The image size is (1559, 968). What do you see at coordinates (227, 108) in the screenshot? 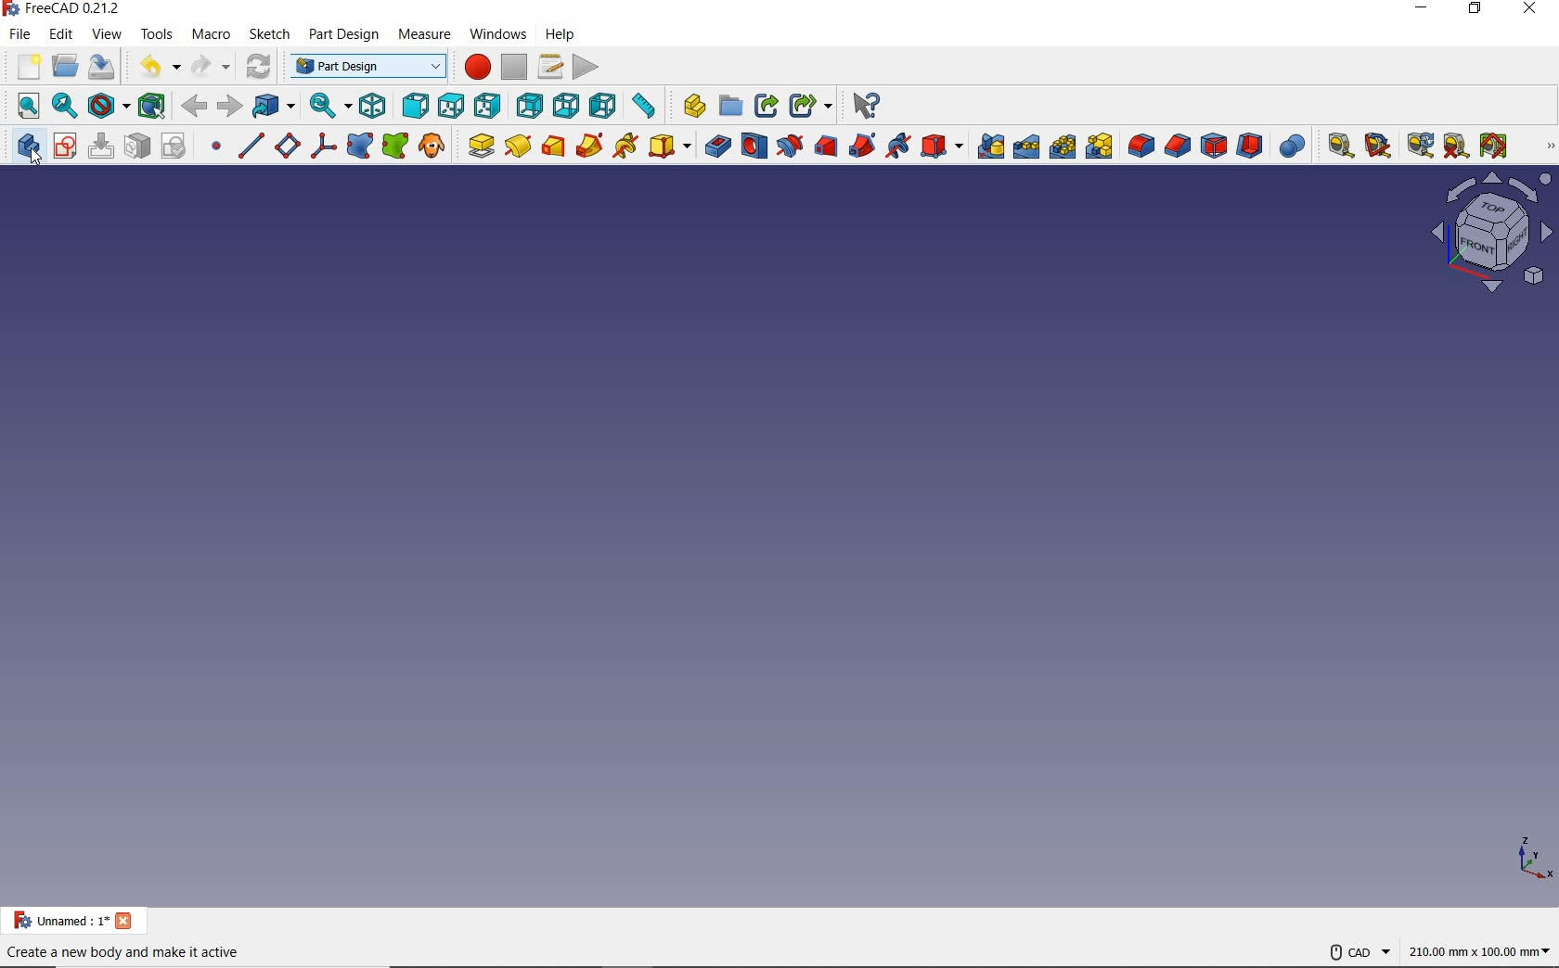
I see `forward` at bounding box center [227, 108].